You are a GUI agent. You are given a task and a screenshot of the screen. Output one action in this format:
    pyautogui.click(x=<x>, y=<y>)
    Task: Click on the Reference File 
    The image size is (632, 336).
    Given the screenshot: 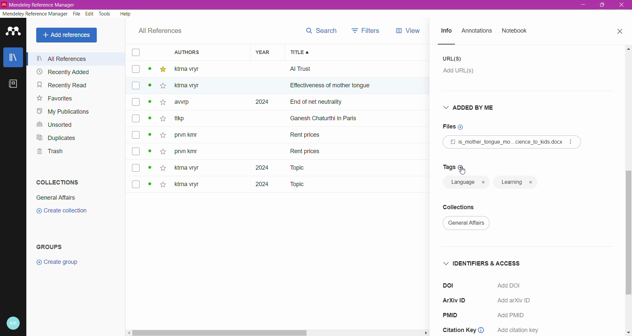 What is the action you would take?
    pyautogui.click(x=512, y=142)
    